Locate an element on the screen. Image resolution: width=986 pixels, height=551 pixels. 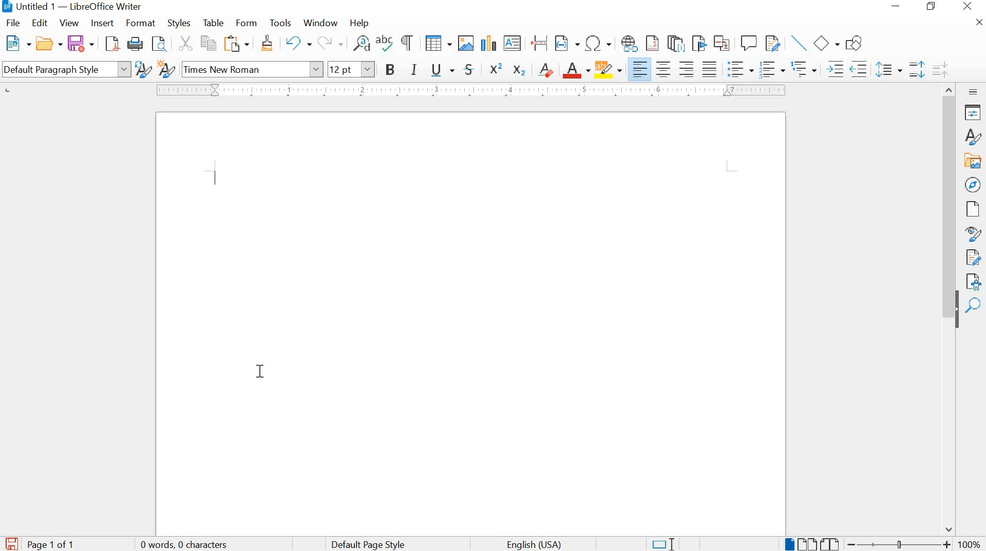
INSERT SPECIAL CHARACTERS is located at coordinates (598, 43).